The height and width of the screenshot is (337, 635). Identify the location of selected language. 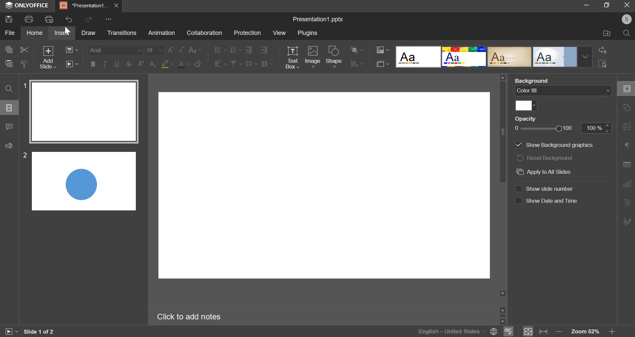
(457, 332).